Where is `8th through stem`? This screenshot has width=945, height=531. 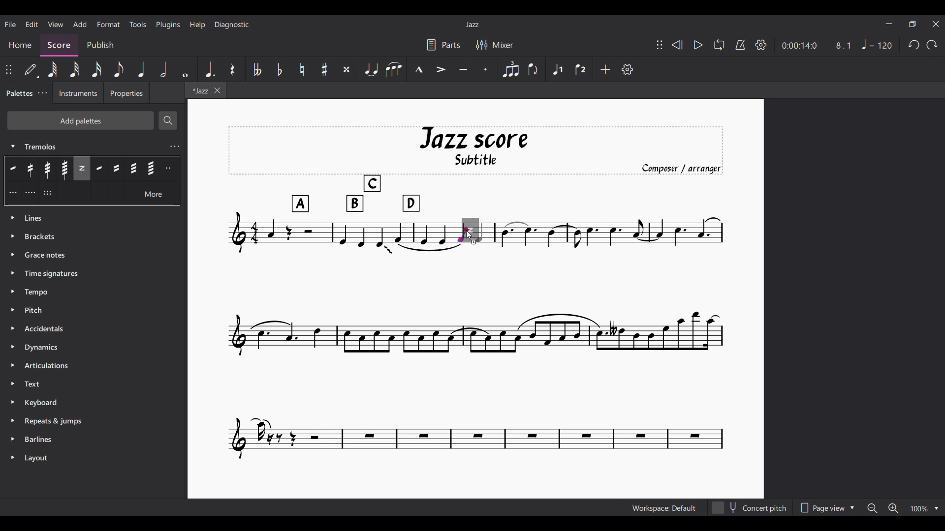
8th through stem is located at coordinates (14, 168).